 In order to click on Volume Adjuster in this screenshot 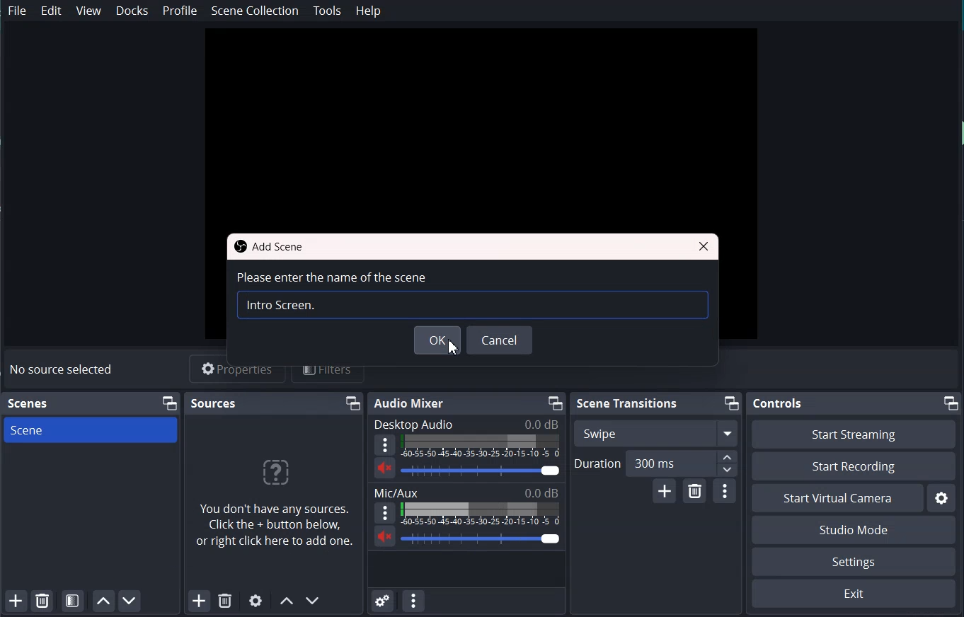, I will do `click(481, 470)`.